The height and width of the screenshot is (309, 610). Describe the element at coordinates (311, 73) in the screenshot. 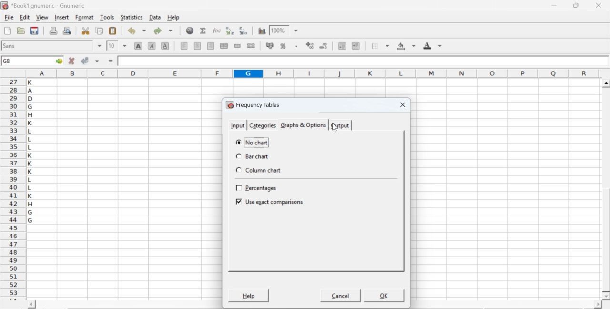

I see `column names` at that location.